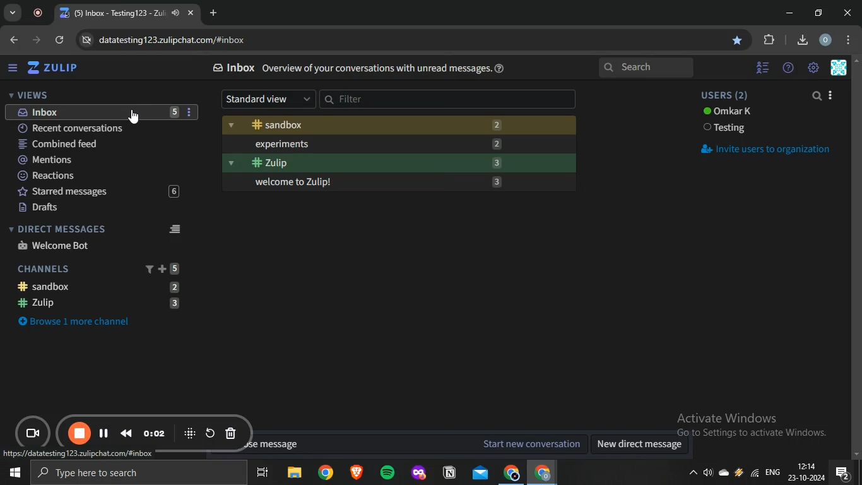 The width and height of the screenshot is (862, 485). Describe the element at coordinates (709, 475) in the screenshot. I see `volume` at that location.